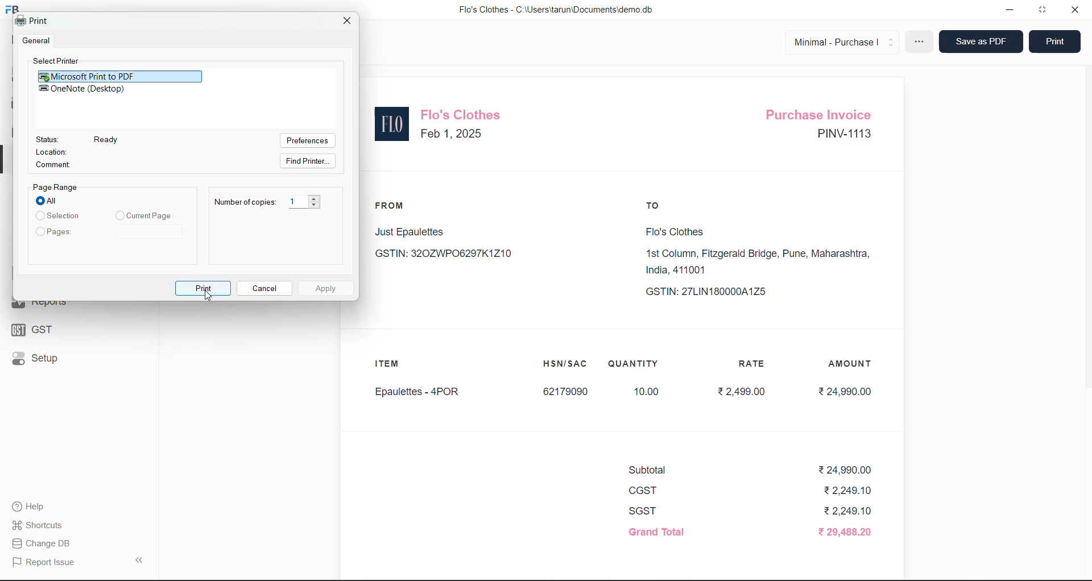 The width and height of the screenshot is (1092, 581). What do you see at coordinates (49, 152) in the screenshot?
I see `Location:` at bounding box center [49, 152].